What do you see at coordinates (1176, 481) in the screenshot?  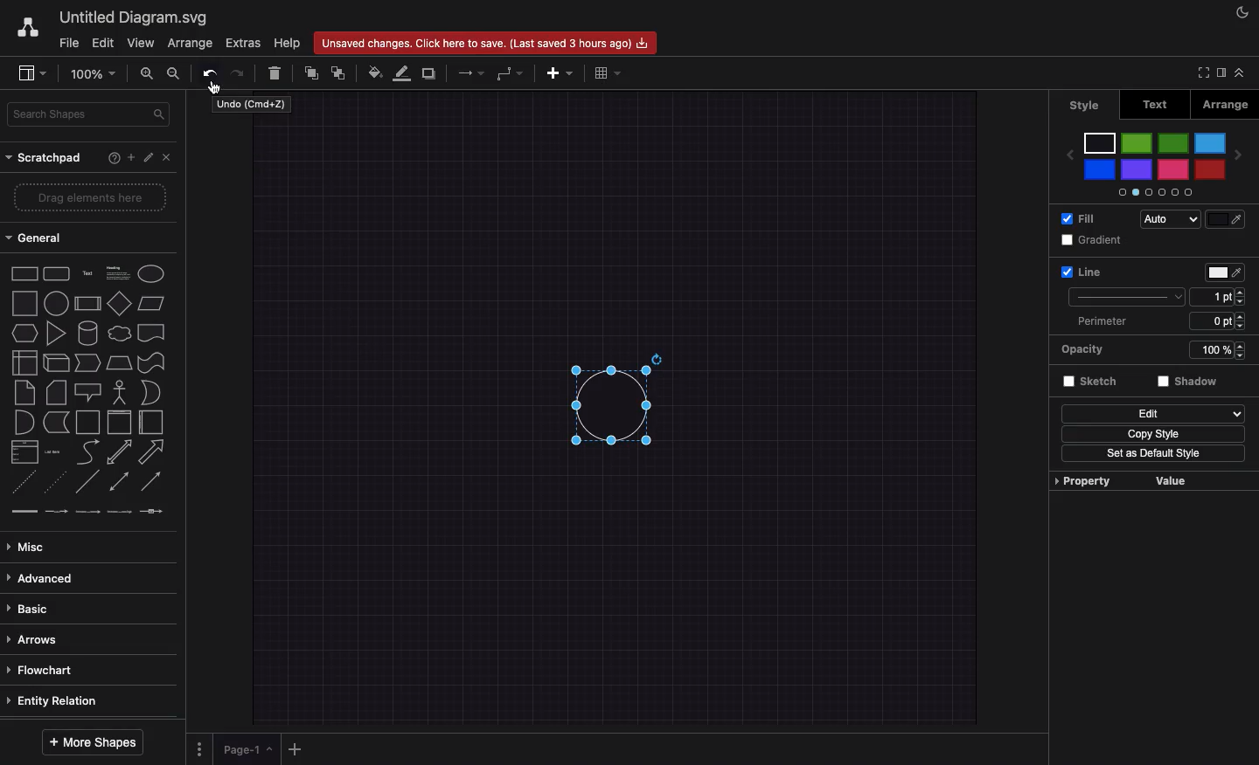 I see `Property` at bounding box center [1176, 481].